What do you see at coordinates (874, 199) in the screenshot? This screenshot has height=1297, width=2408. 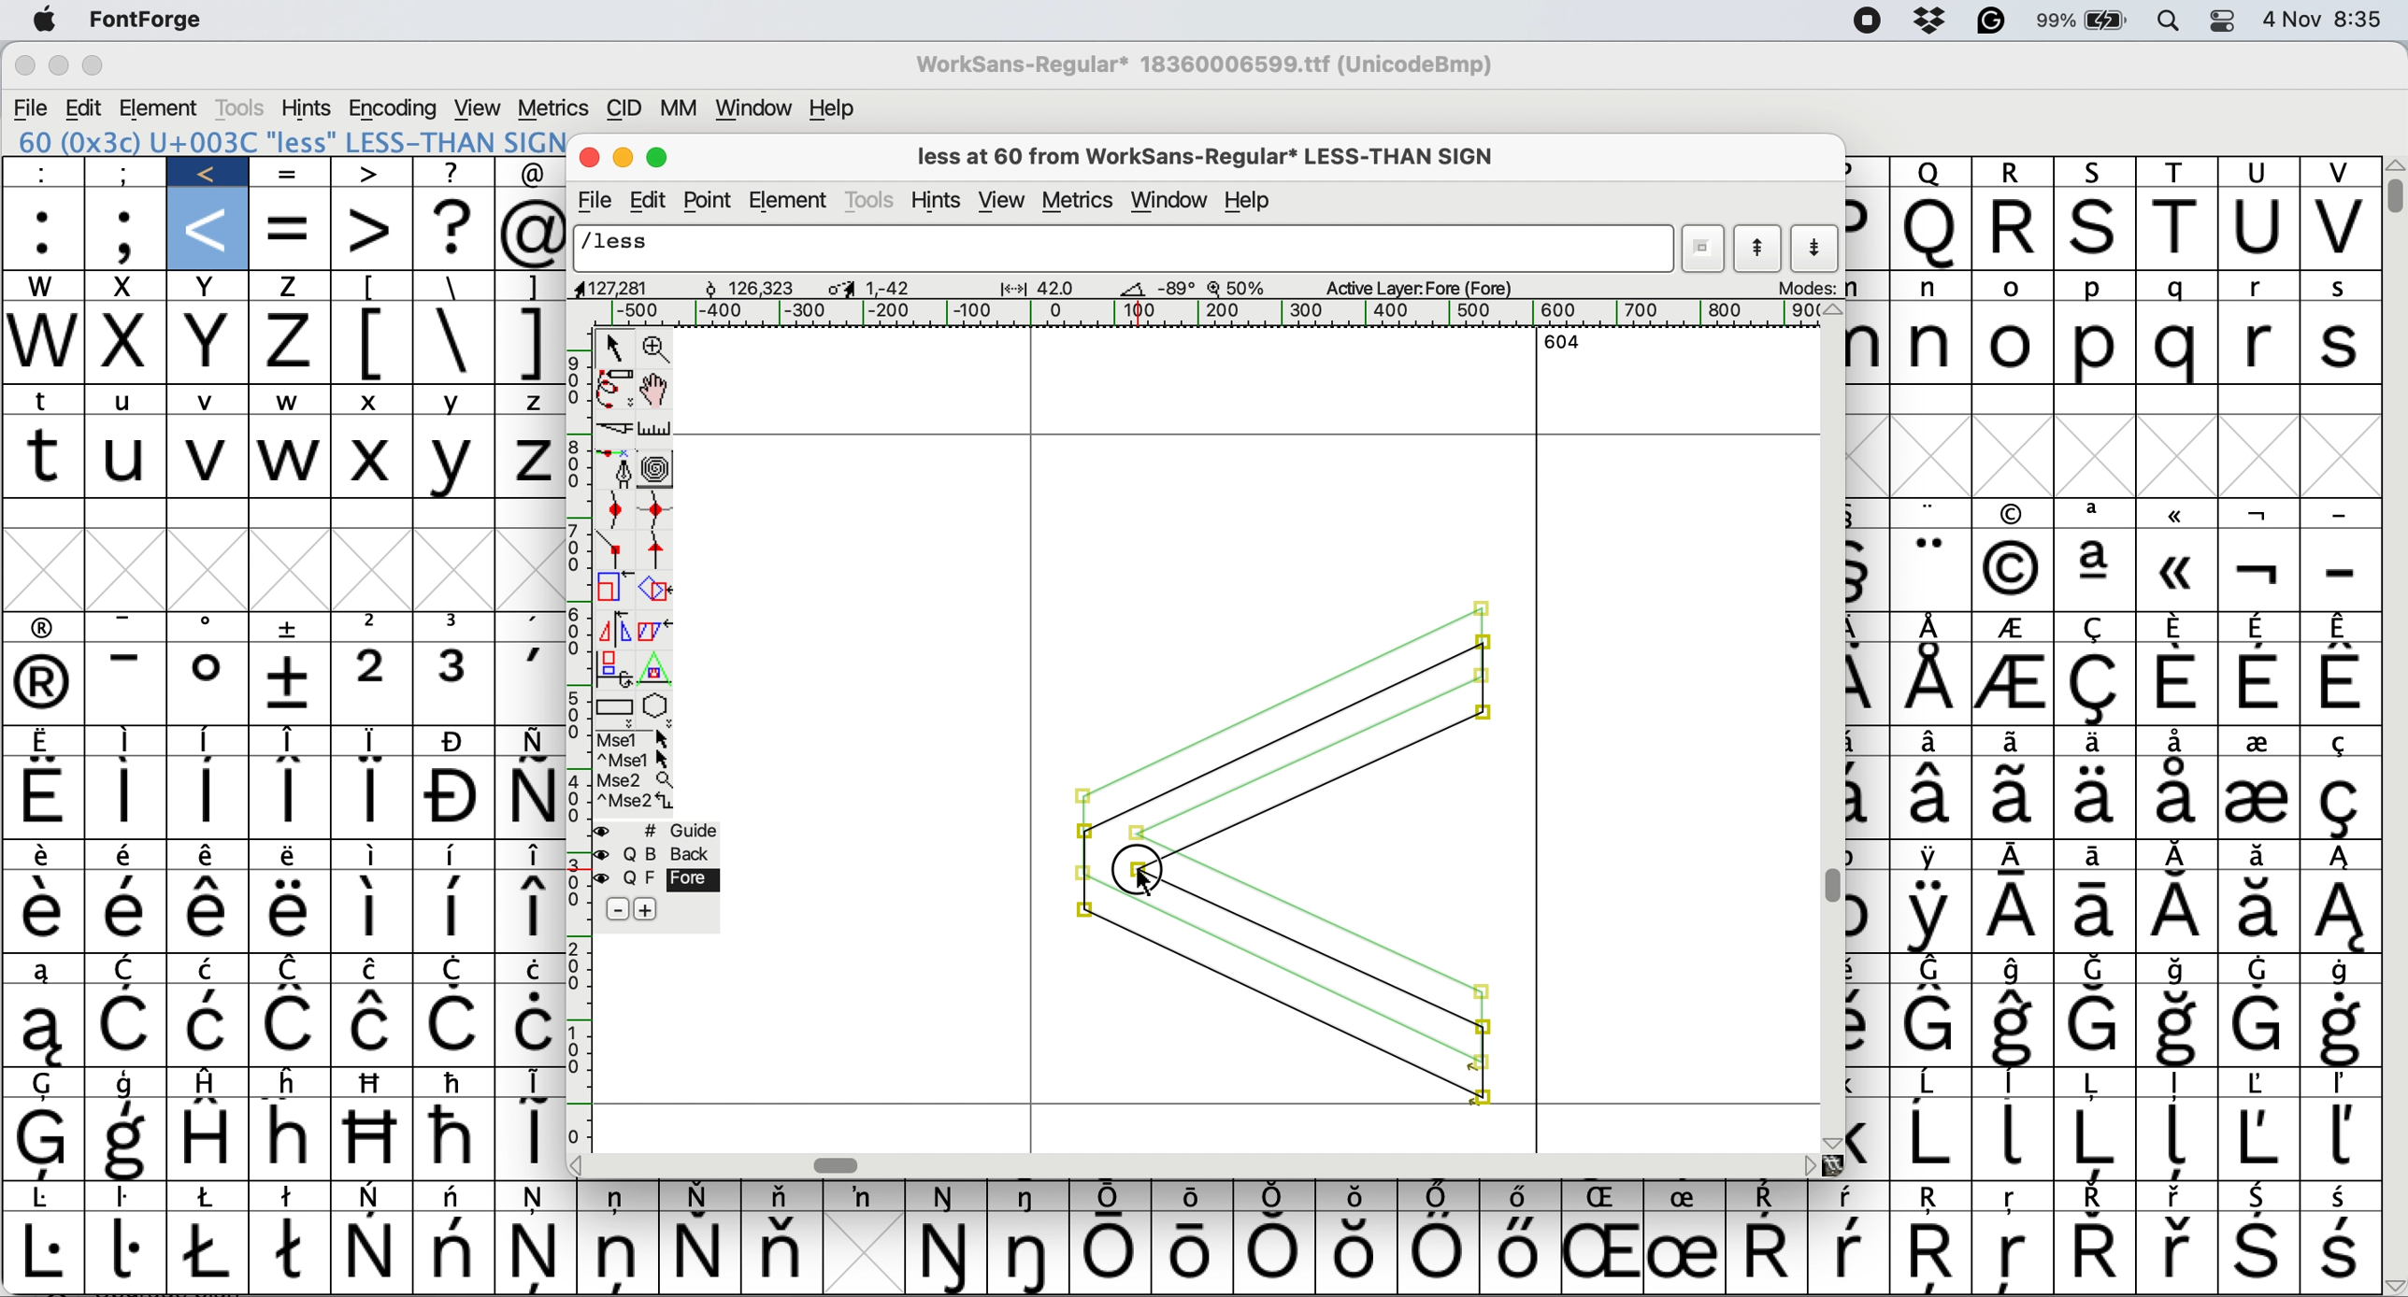 I see `tools` at bounding box center [874, 199].